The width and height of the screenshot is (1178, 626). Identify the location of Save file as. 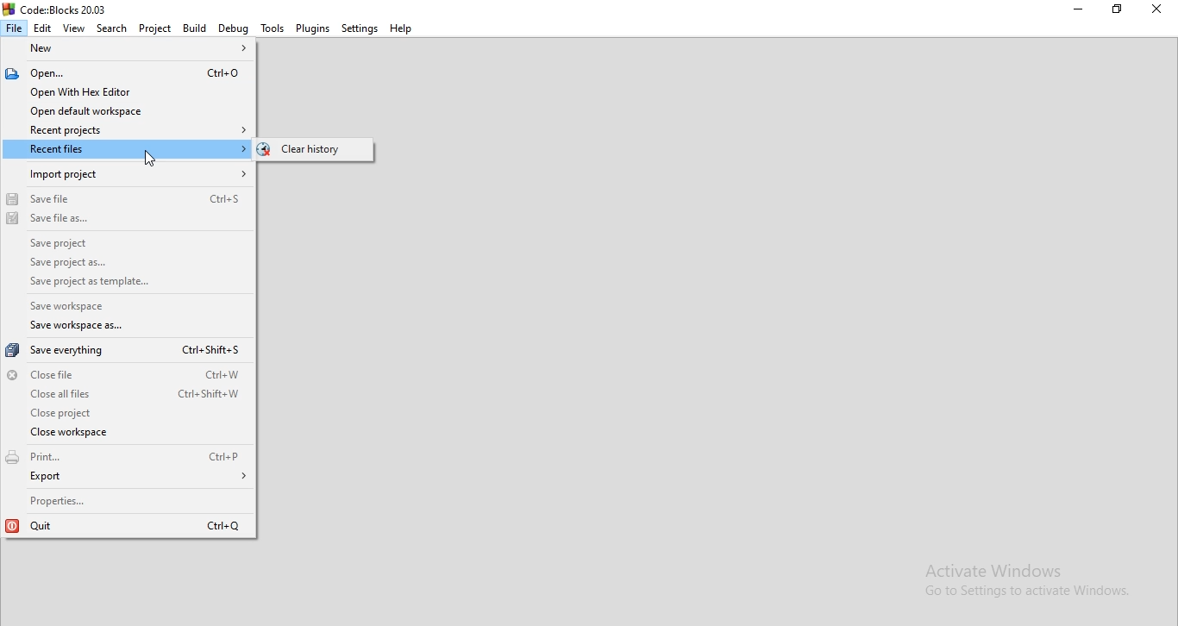
(129, 225).